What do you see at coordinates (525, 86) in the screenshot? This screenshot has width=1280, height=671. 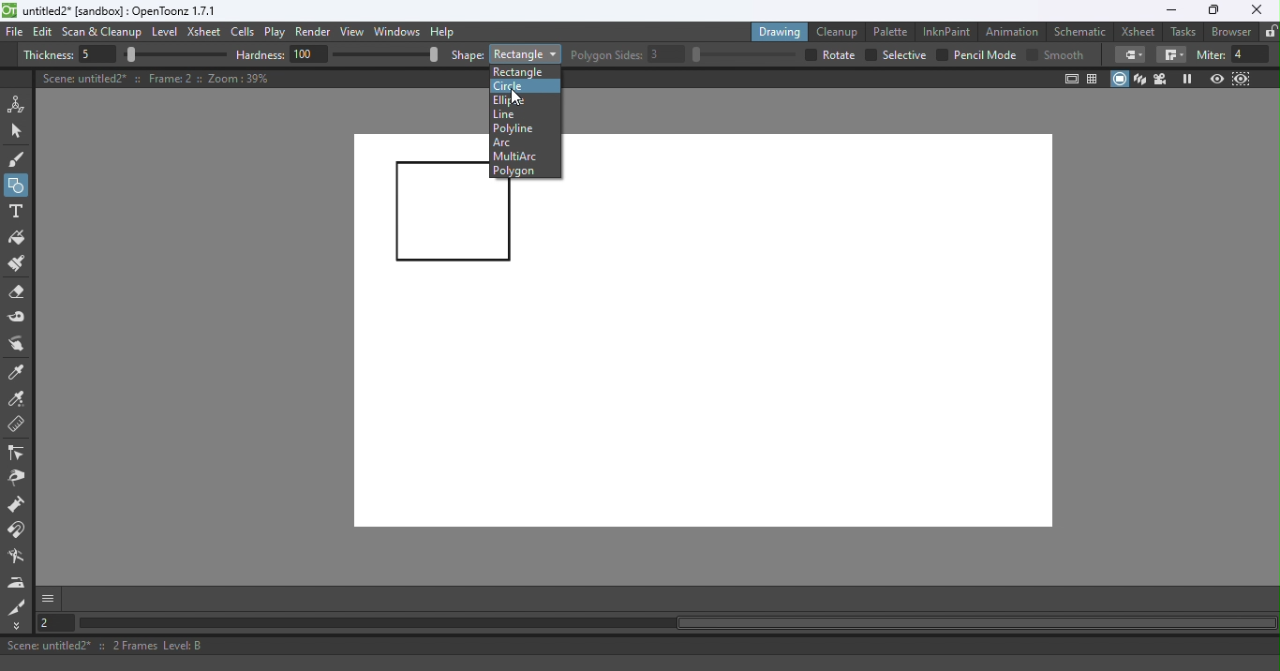 I see `Circle` at bounding box center [525, 86].